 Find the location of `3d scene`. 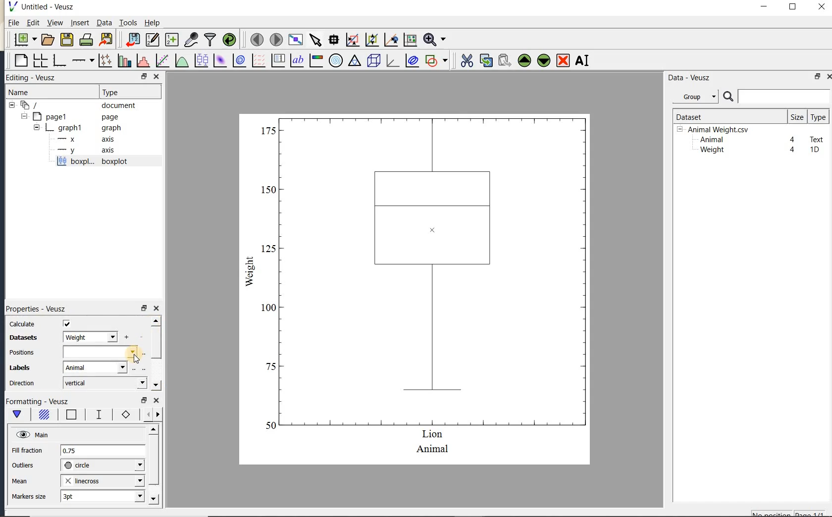

3d scene is located at coordinates (372, 61).